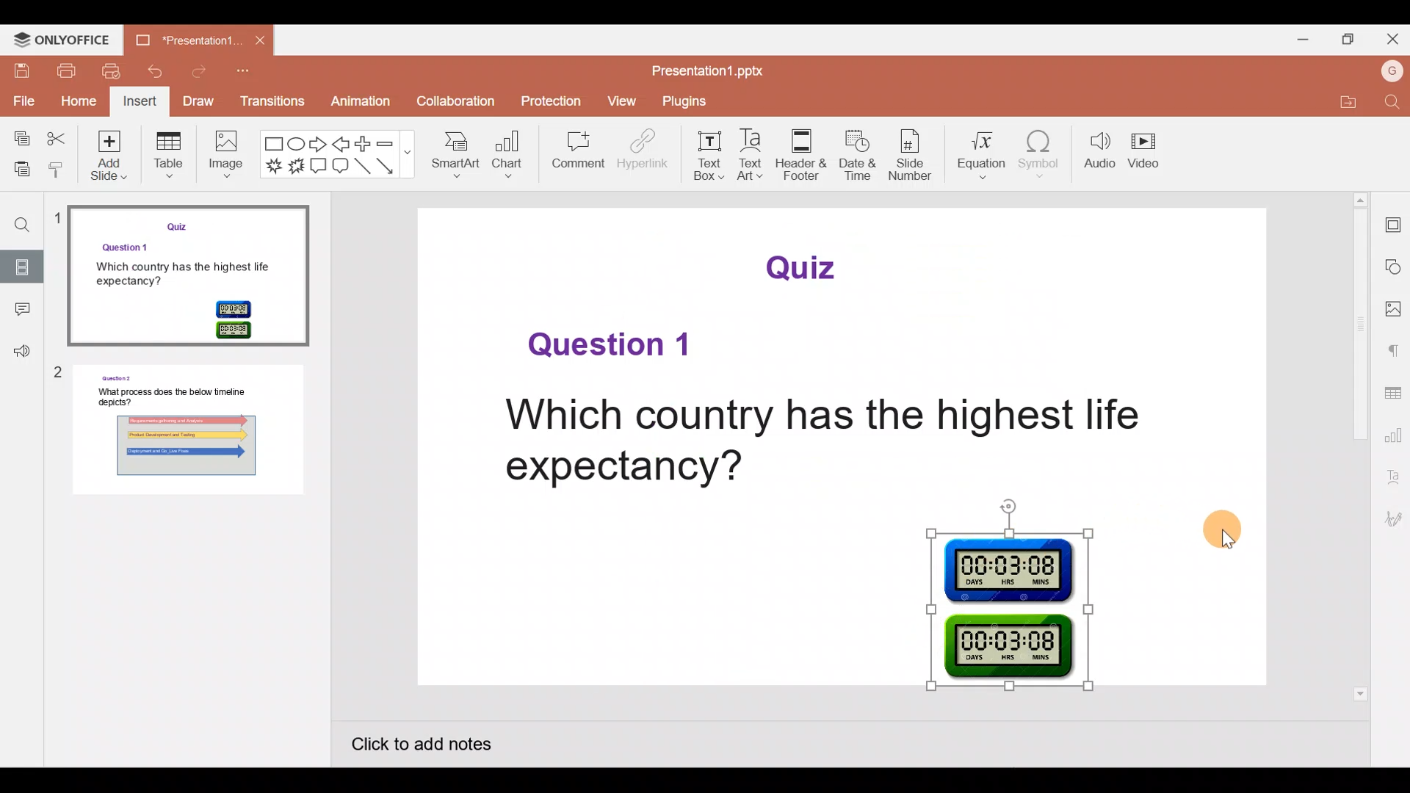 The image size is (1410, 793). Describe the element at coordinates (69, 73) in the screenshot. I see `Print file` at that location.